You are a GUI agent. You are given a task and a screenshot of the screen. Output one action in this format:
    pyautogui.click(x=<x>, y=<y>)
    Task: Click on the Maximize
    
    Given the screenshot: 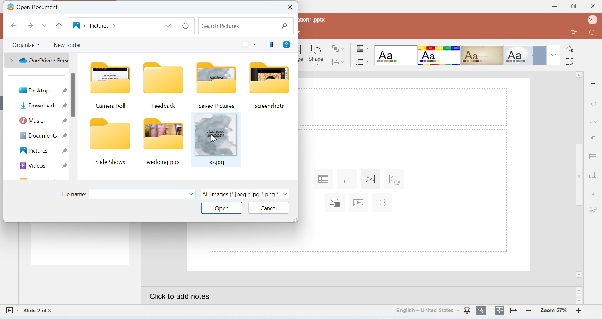 What is the action you would take?
    pyautogui.click(x=573, y=7)
    